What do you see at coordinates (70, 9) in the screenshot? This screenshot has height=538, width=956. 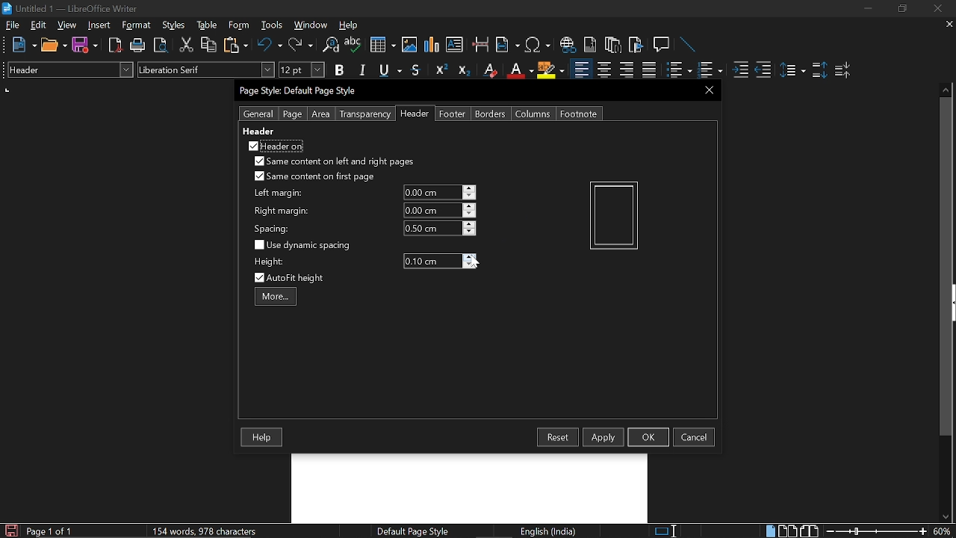 I see `Current window` at bounding box center [70, 9].